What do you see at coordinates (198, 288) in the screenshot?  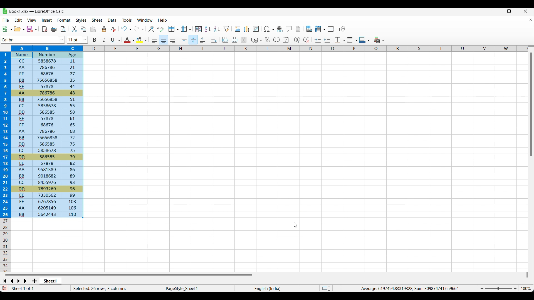 I see `Current page style` at bounding box center [198, 288].